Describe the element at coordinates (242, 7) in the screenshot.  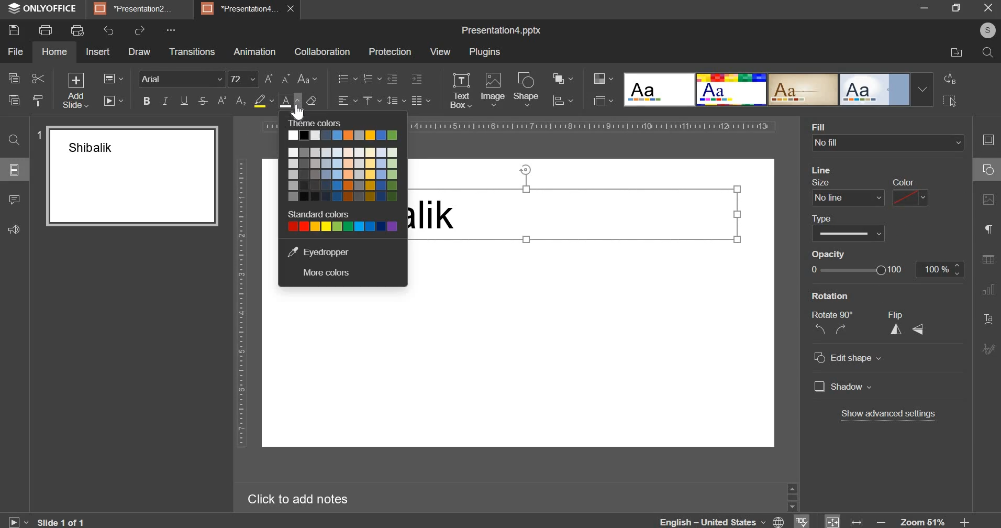
I see `Presentation4` at that location.